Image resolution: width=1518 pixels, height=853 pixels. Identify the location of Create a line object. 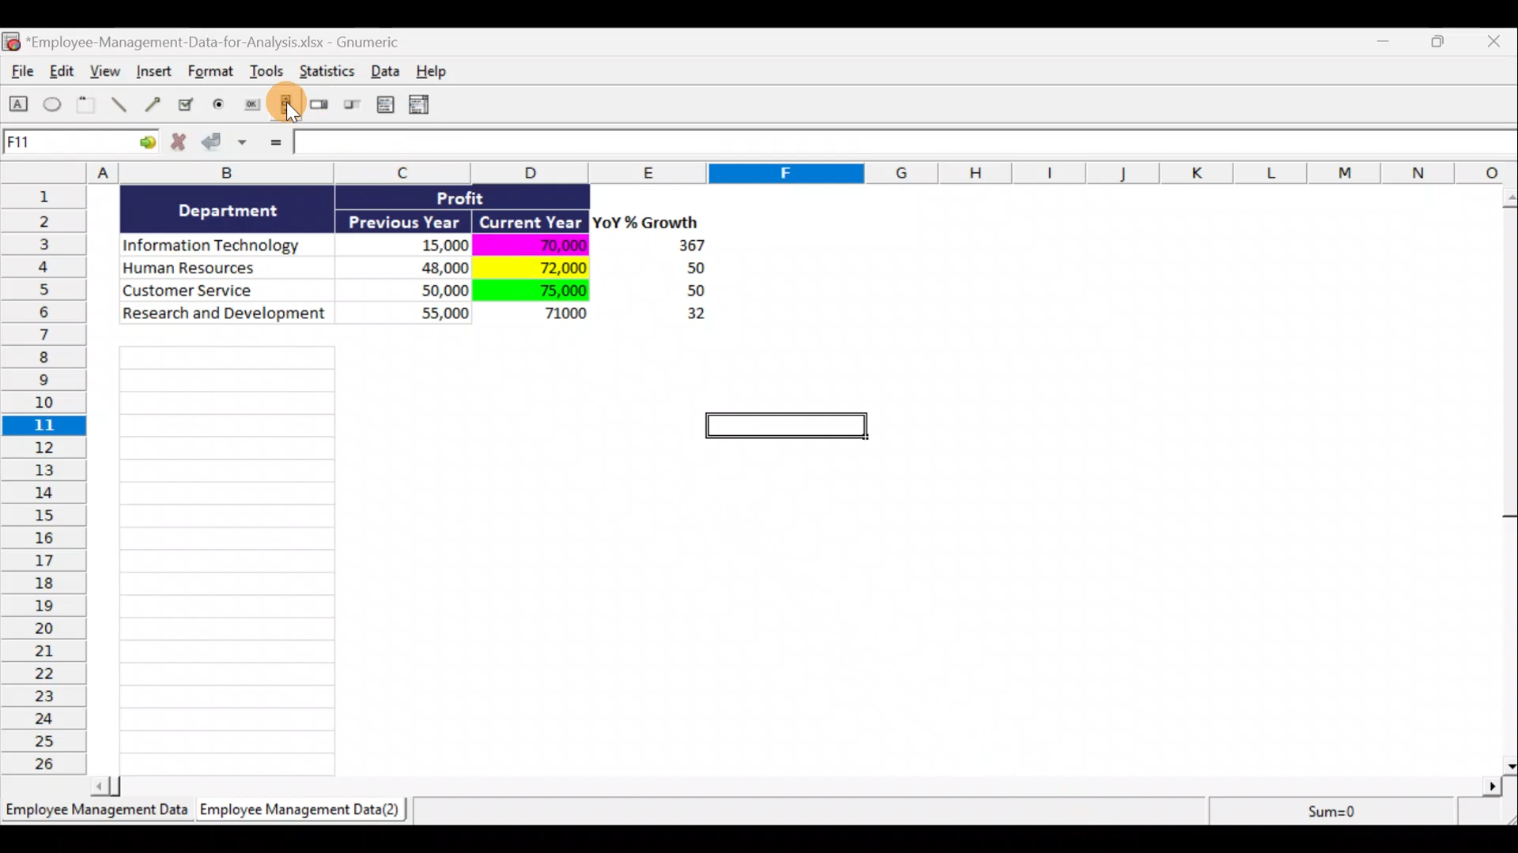
(122, 105).